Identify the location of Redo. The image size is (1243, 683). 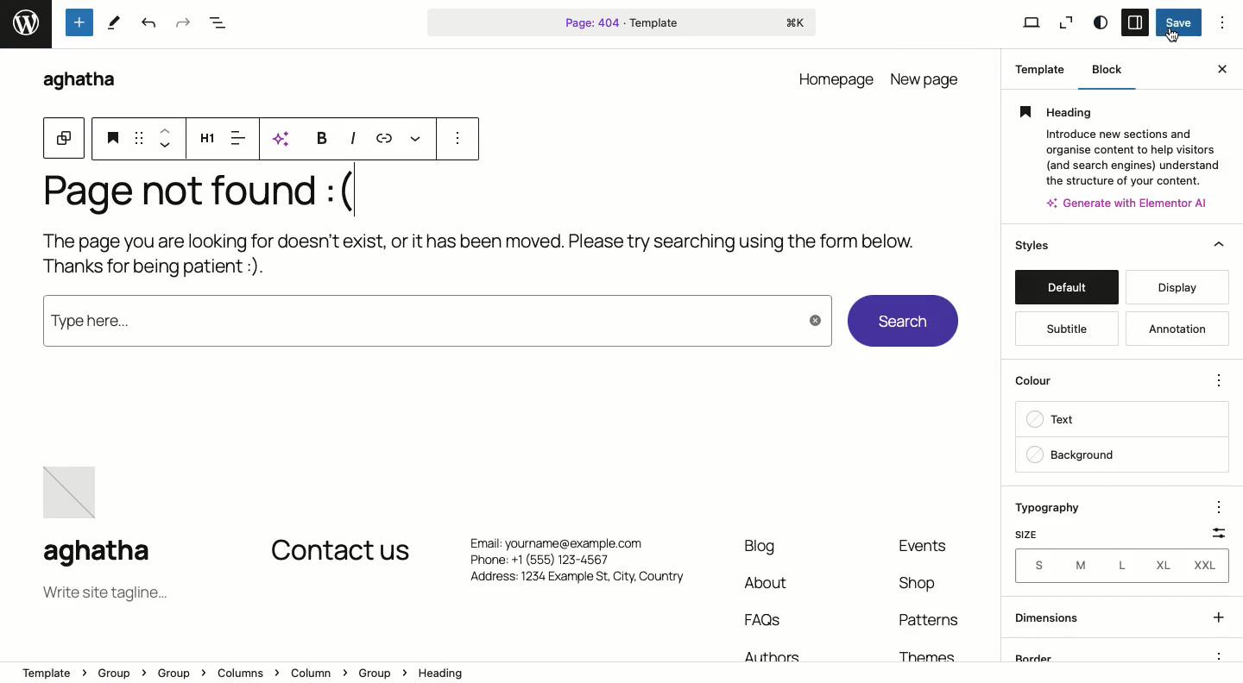
(180, 23).